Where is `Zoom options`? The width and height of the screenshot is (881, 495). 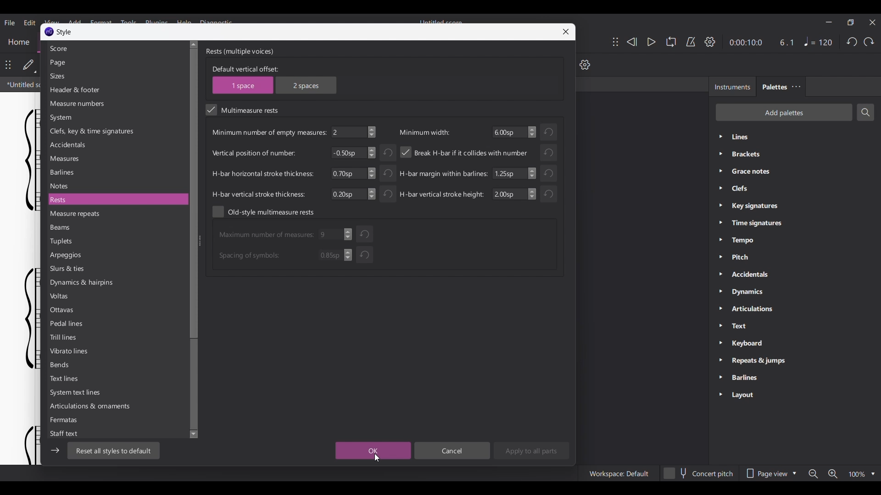
Zoom options is located at coordinates (873, 474).